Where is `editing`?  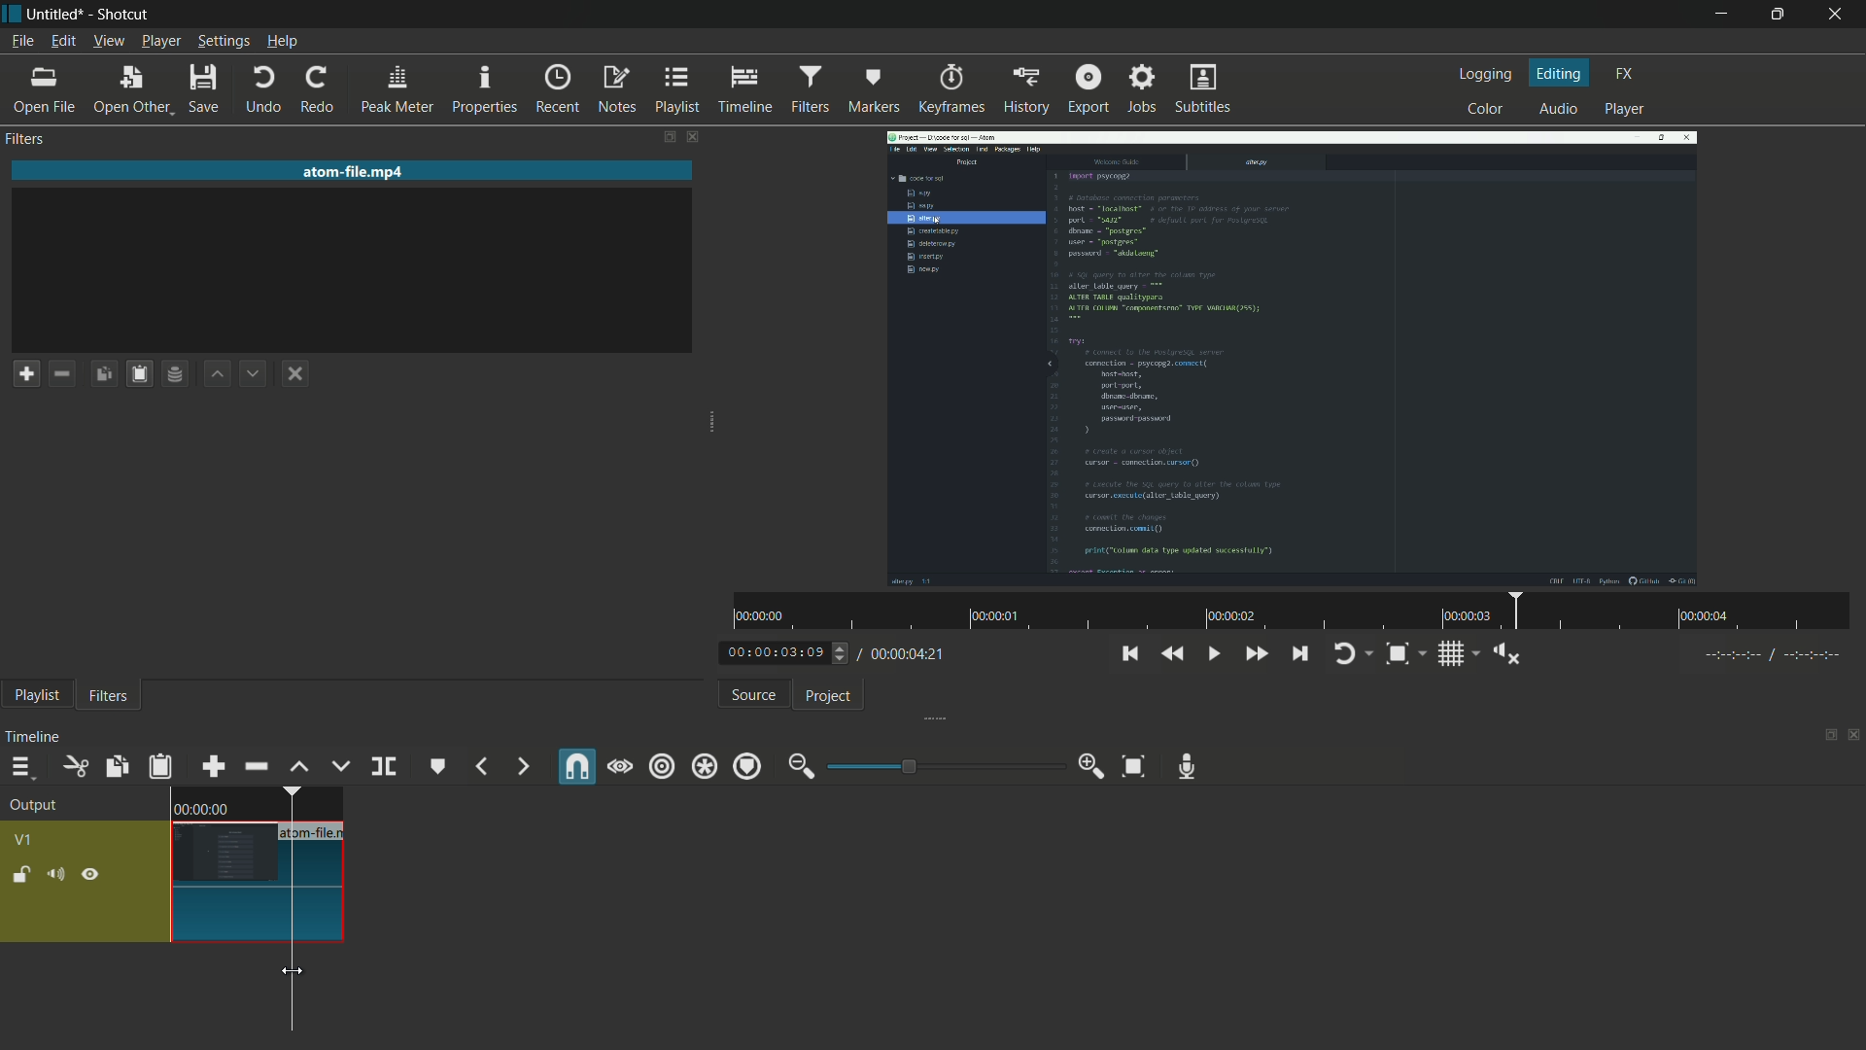 editing is located at coordinates (1560, 73).